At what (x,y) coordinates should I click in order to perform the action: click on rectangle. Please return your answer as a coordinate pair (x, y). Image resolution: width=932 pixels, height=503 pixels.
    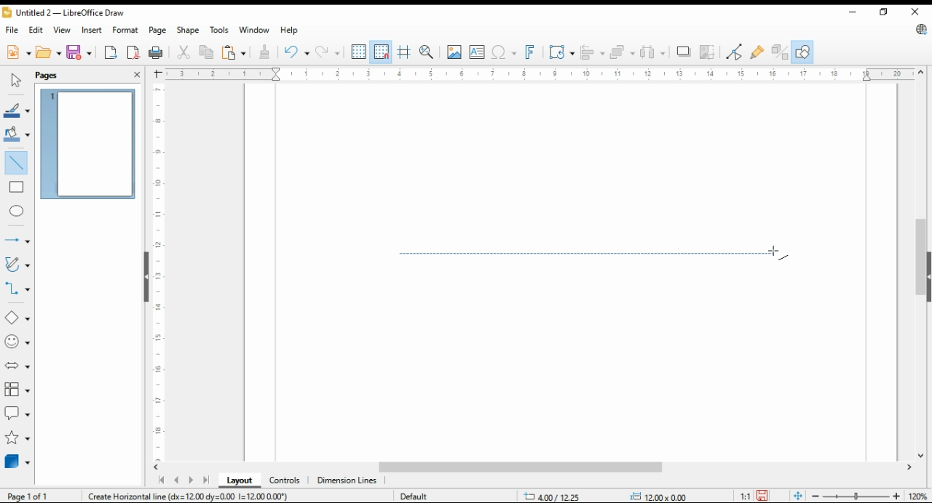
    Looking at the image, I should click on (16, 186).